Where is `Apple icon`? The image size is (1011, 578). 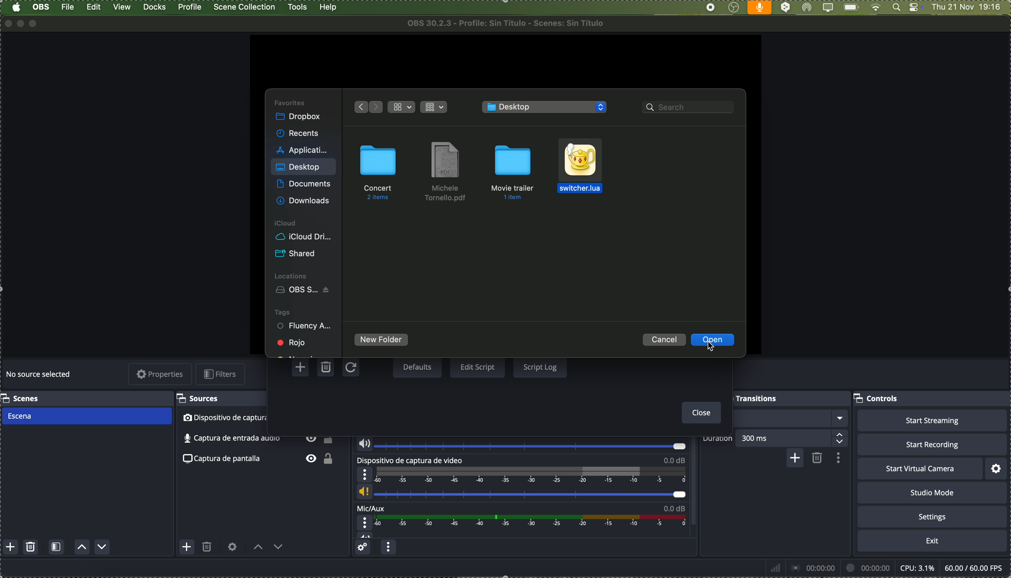
Apple icon is located at coordinates (16, 8).